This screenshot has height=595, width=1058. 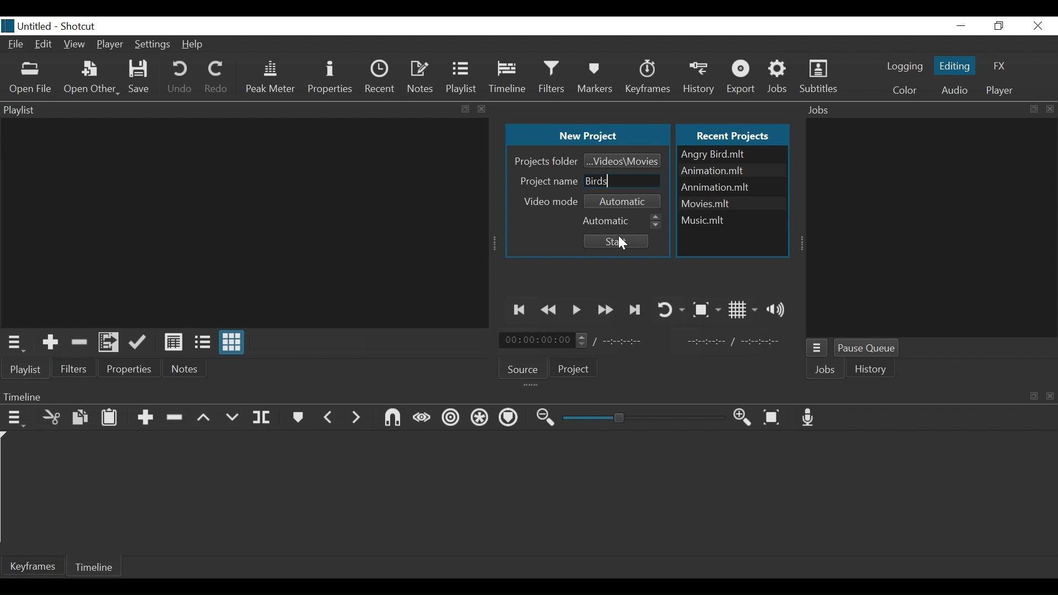 I want to click on Jobs, so click(x=827, y=371).